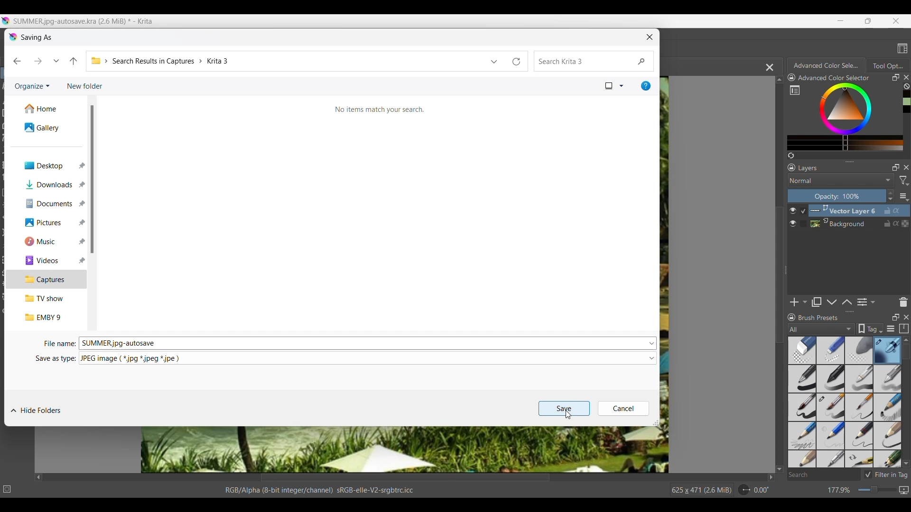  Describe the element at coordinates (47, 204) in the screenshot. I see `Documents folder` at that location.